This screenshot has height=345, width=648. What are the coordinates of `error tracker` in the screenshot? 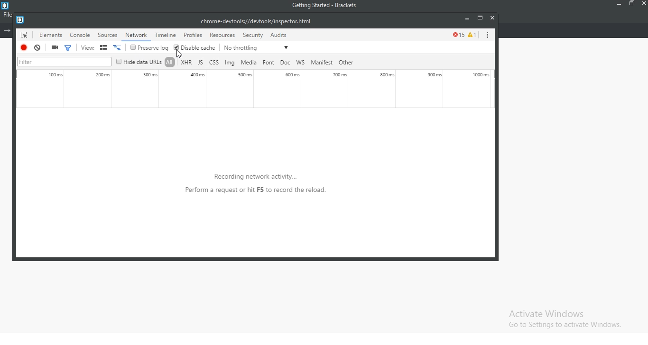 It's located at (464, 34).